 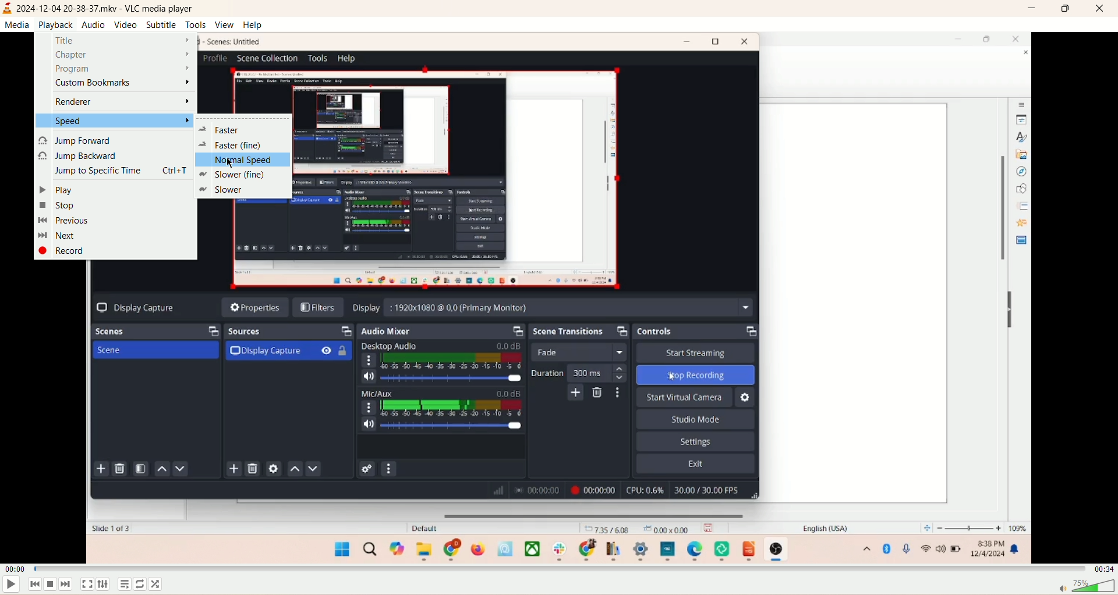 I want to click on title, so click(x=121, y=42).